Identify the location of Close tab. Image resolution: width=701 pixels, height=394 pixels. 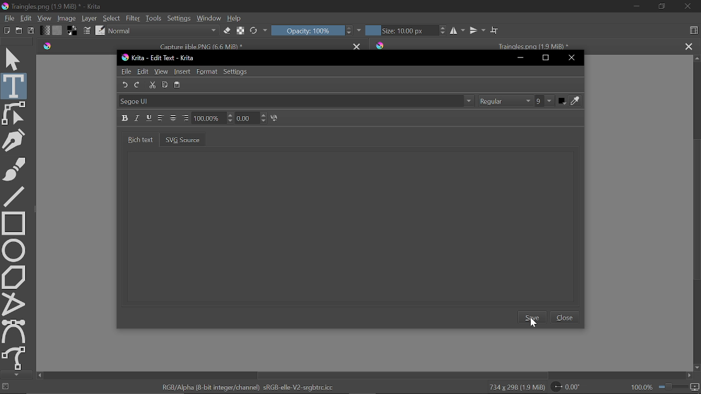
(358, 45).